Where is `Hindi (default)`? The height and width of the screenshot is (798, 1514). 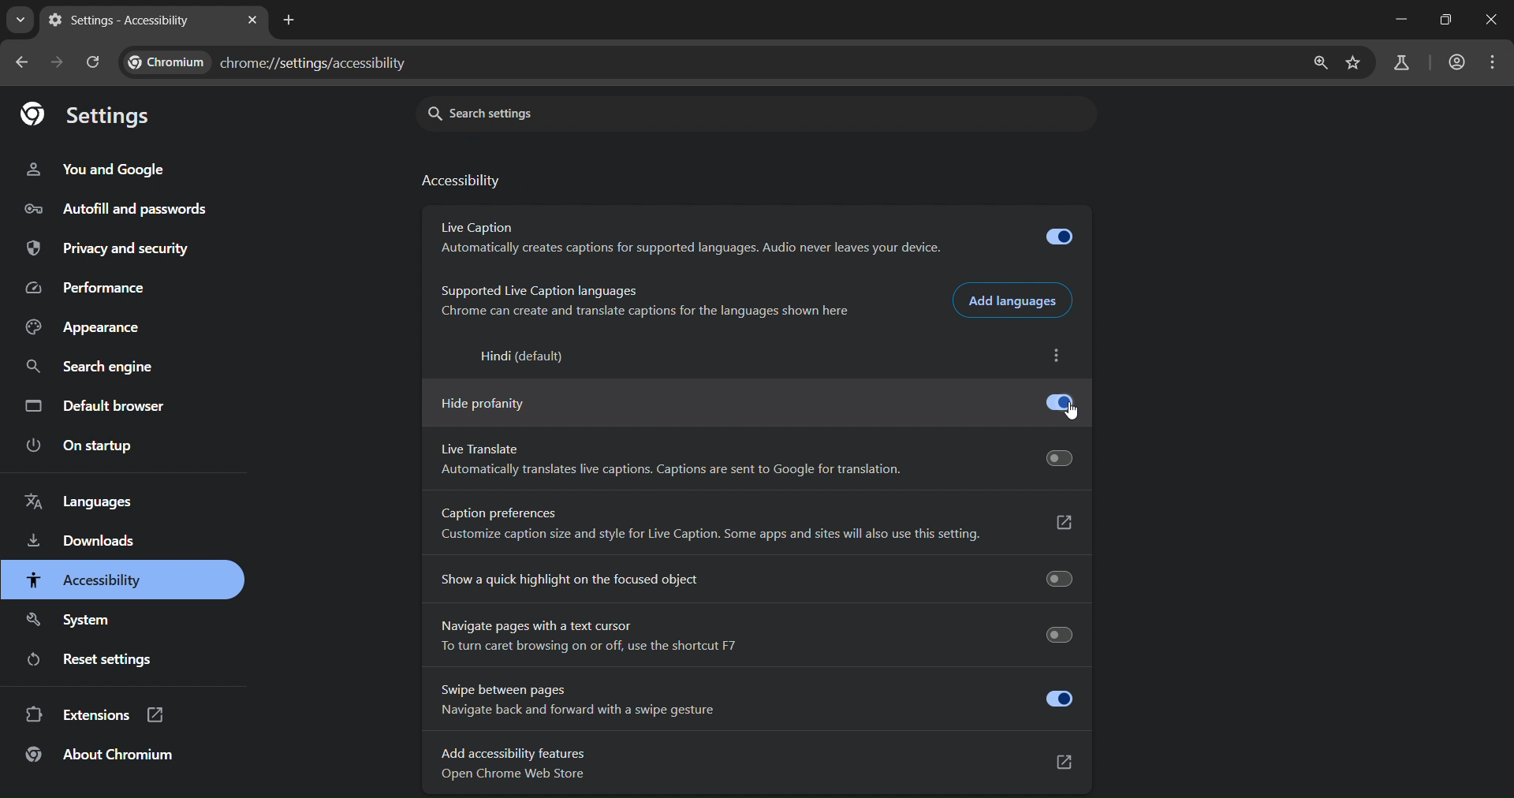 Hindi (default) is located at coordinates (525, 356).